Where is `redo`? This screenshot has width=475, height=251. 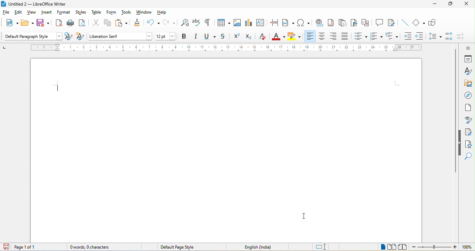 redo is located at coordinates (170, 24).